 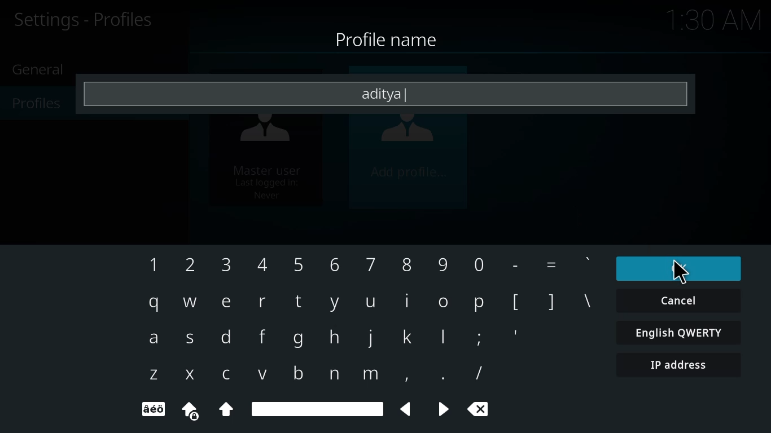 I want to click on j, so click(x=373, y=338).